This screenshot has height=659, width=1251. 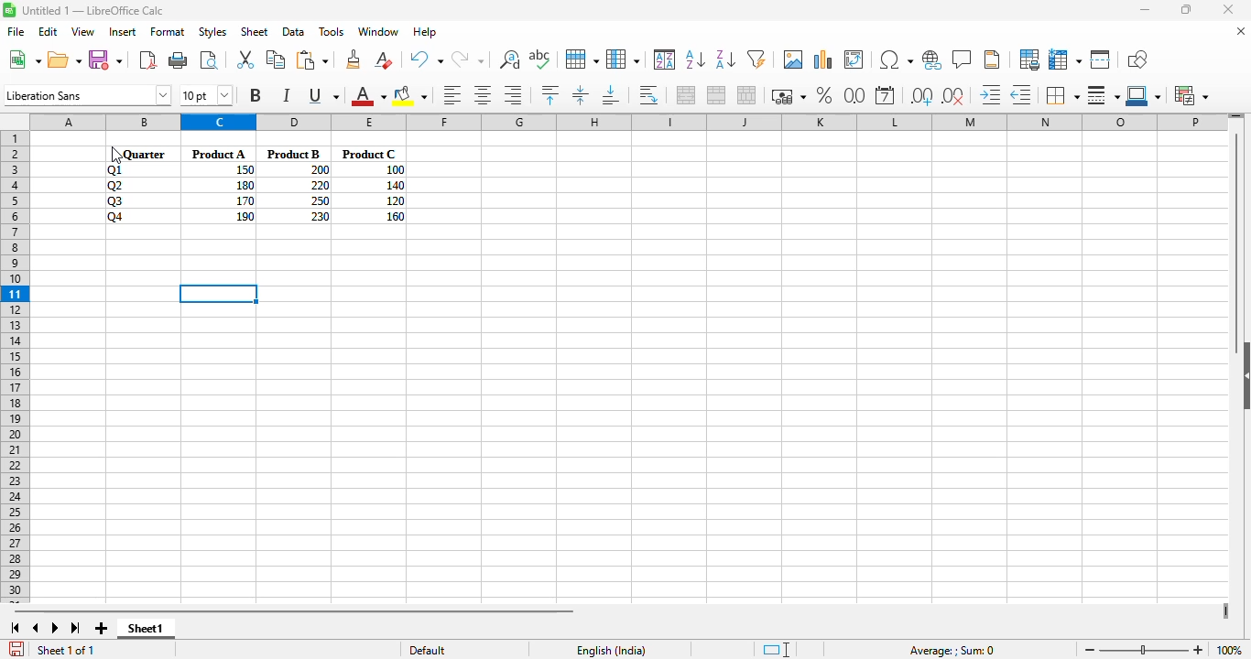 What do you see at coordinates (745, 94) in the screenshot?
I see `unmerge cells` at bounding box center [745, 94].